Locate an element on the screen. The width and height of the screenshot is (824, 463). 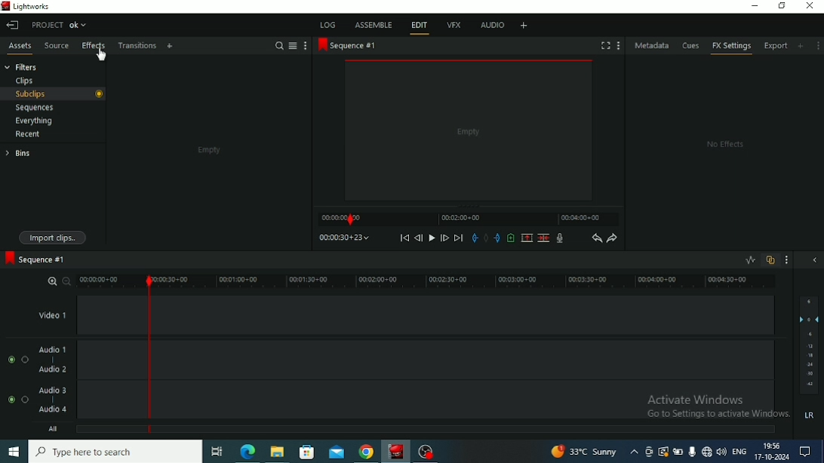
Message is located at coordinates (809, 452).